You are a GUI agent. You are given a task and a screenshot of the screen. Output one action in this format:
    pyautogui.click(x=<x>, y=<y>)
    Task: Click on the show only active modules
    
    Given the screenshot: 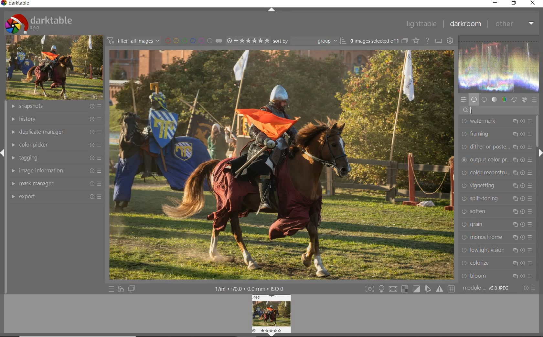 What is the action you would take?
    pyautogui.click(x=474, y=98)
    